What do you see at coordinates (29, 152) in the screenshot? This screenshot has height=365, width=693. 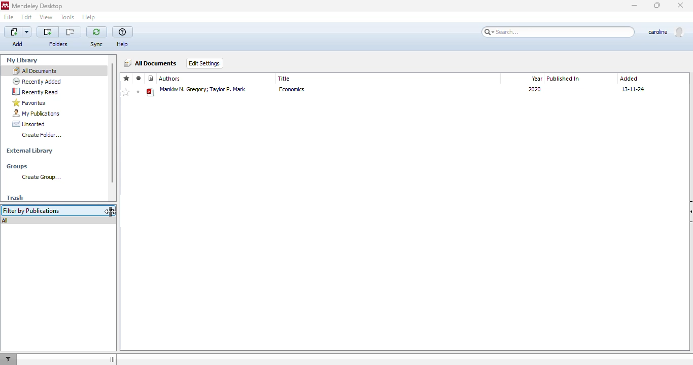 I see `external library` at bounding box center [29, 152].